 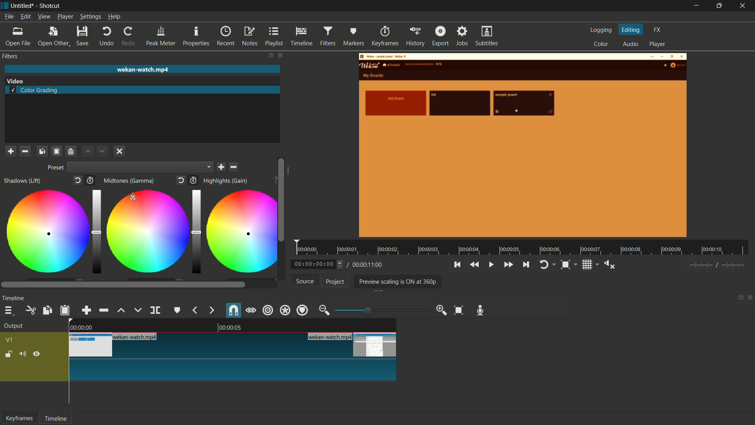 I want to click on help menu, so click(x=114, y=17).